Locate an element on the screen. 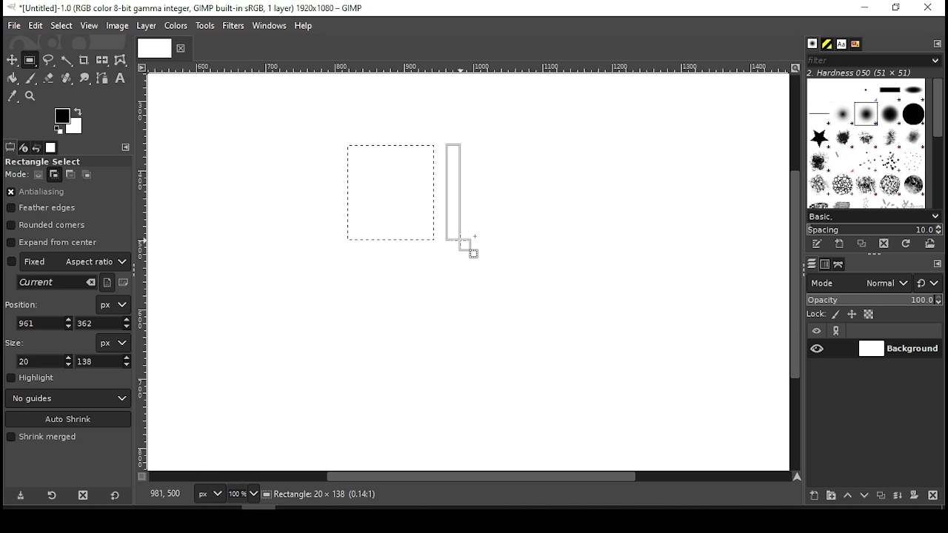 Image resolution: width=948 pixels, height=533 pixels. help is located at coordinates (304, 27).